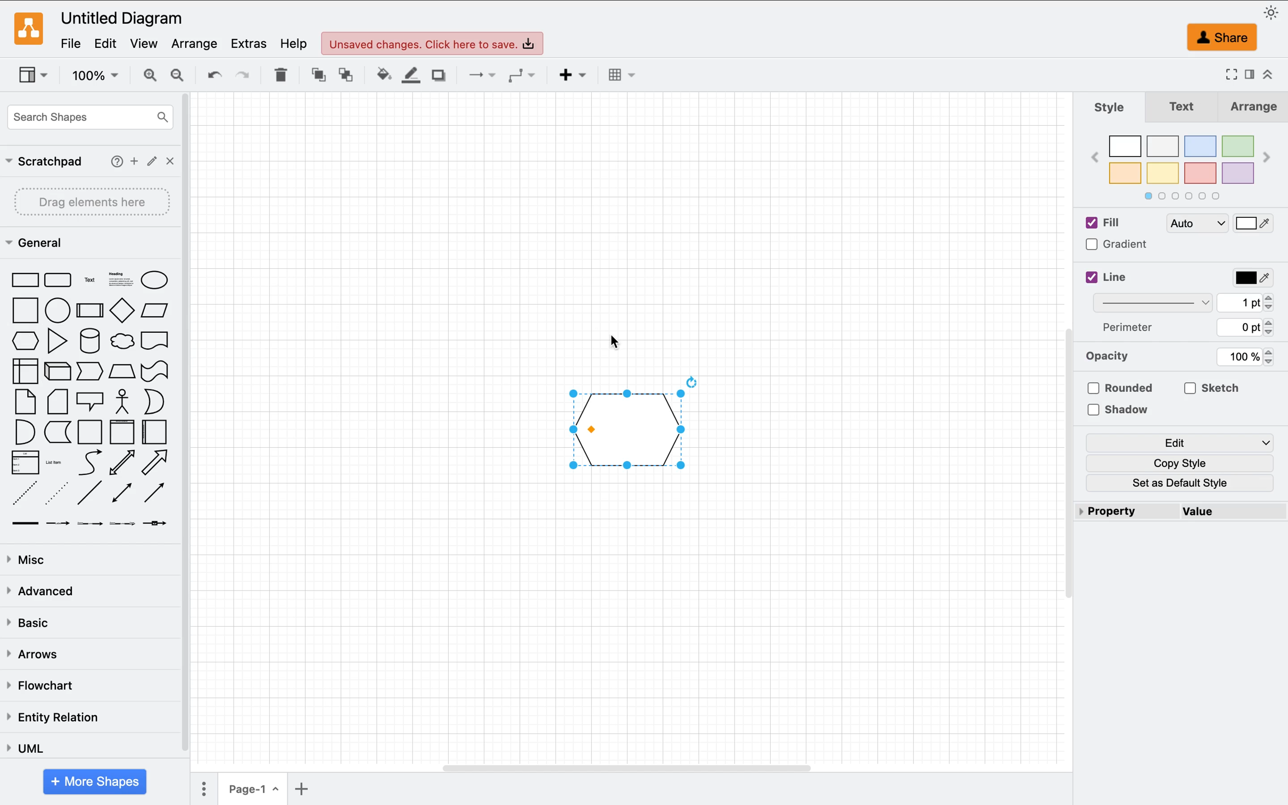 Image resolution: width=1288 pixels, height=805 pixels. Describe the element at coordinates (1248, 76) in the screenshot. I see `format` at that location.